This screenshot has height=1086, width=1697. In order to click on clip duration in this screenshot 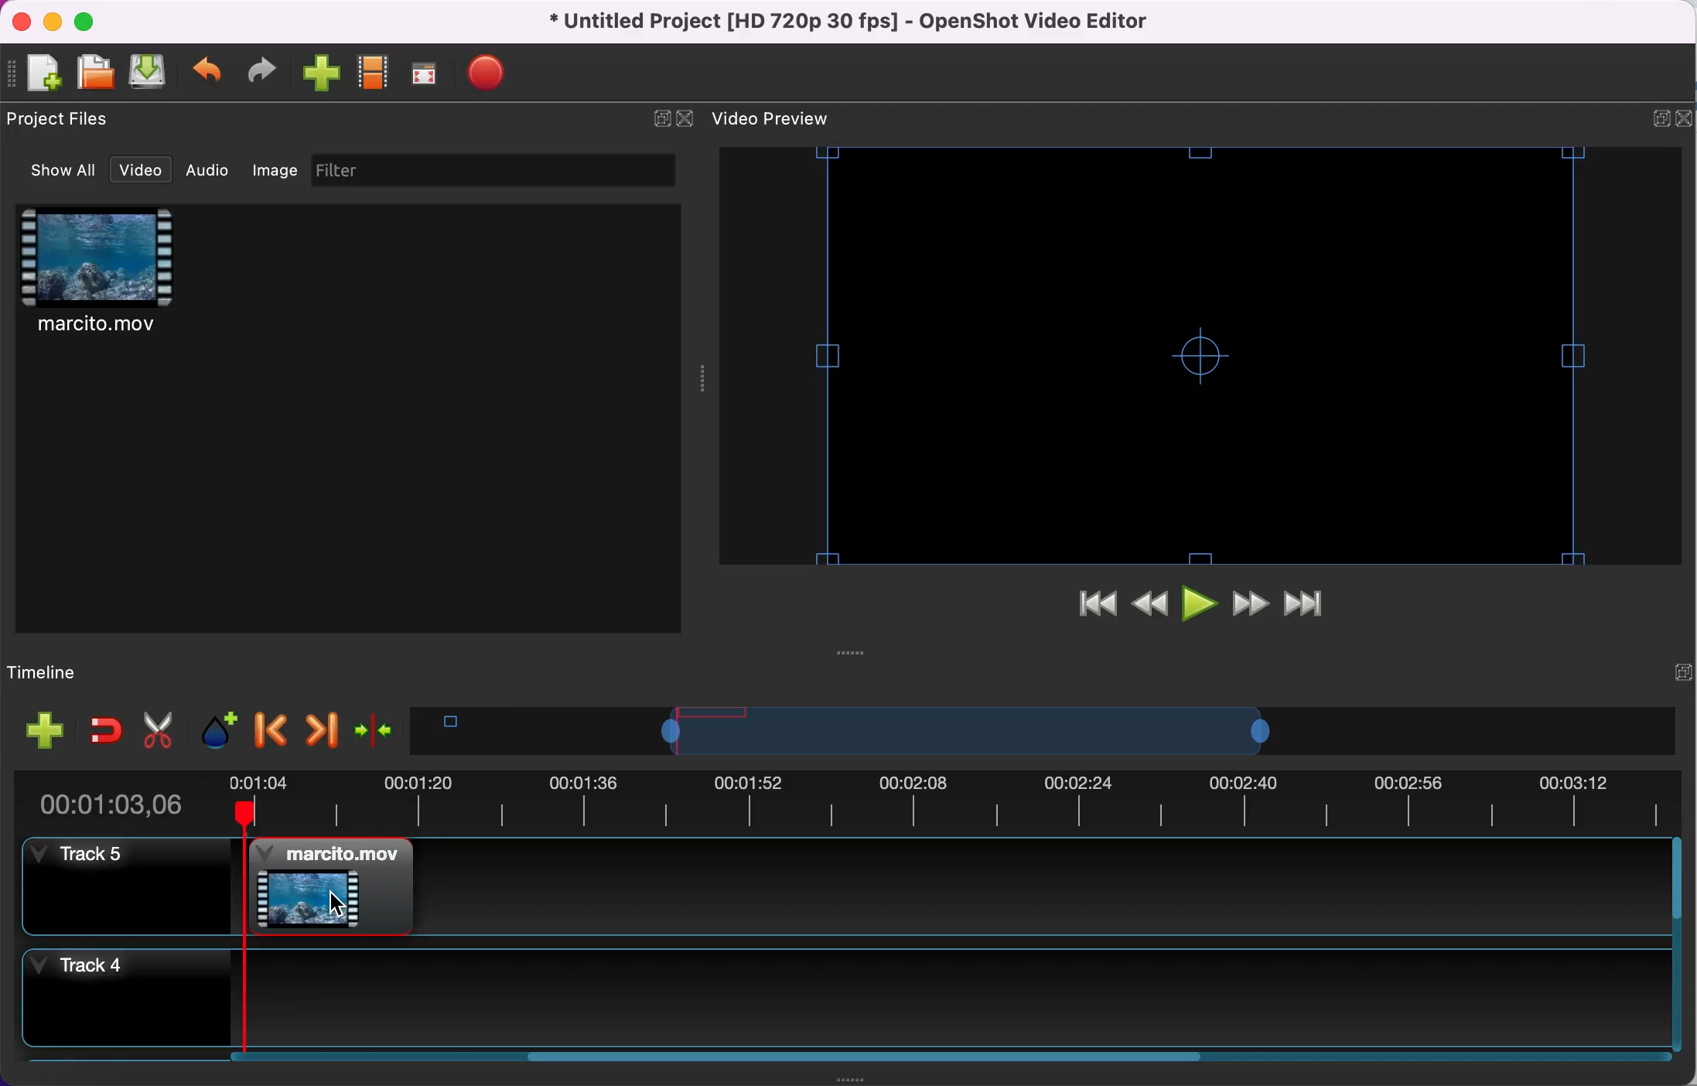, I will do `click(836, 801)`.